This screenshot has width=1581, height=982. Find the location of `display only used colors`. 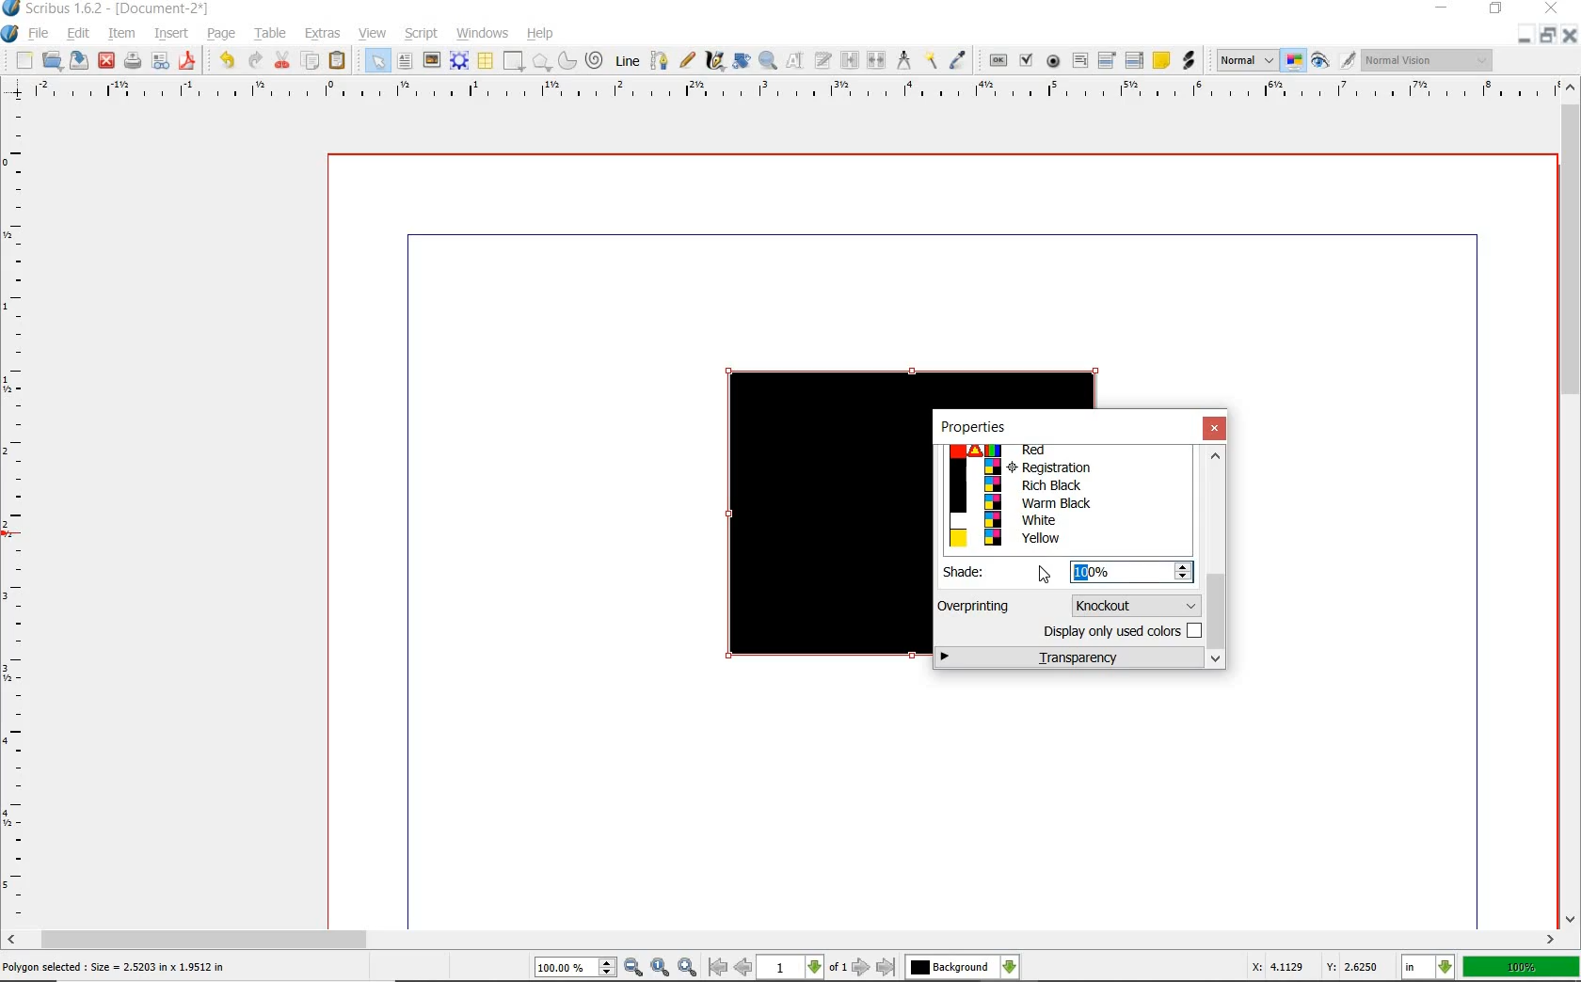

display only used colors is located at coordinates (1120, 634).